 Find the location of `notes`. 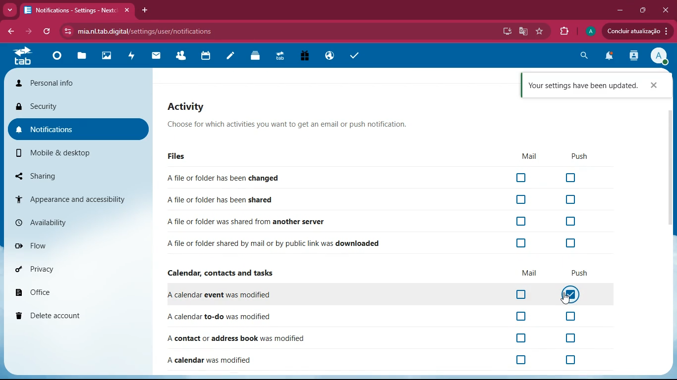

notes is located at coordinates (229, 58).